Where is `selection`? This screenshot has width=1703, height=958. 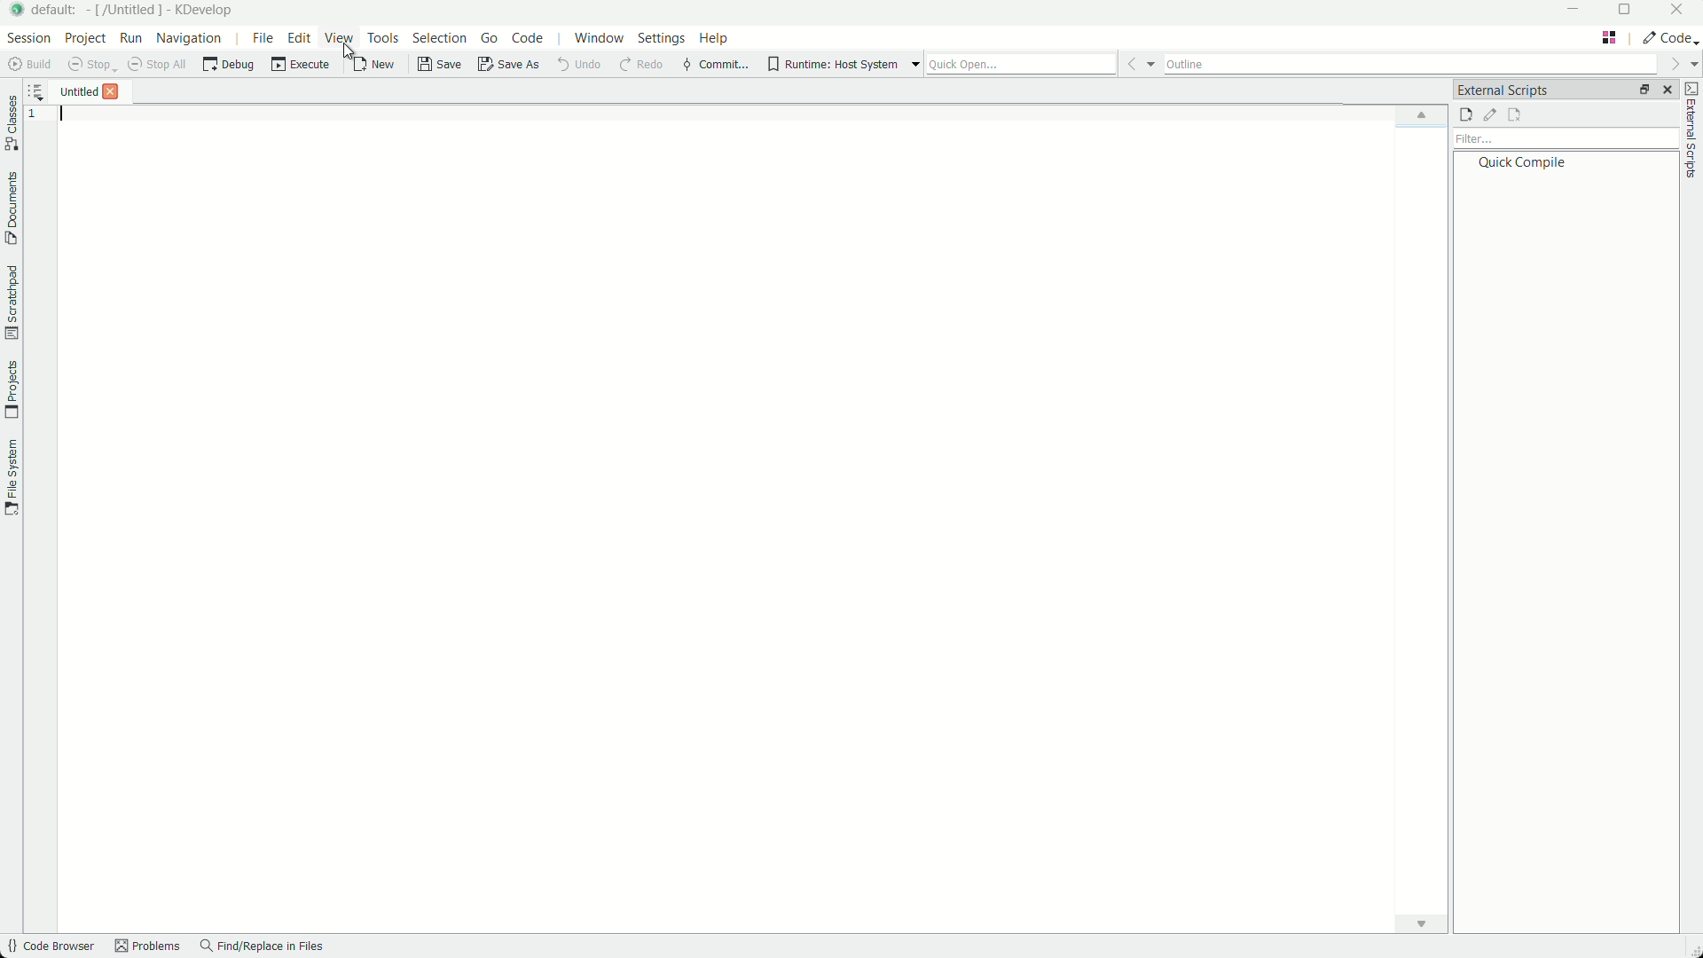
selection is located at coordinates (438, 39).